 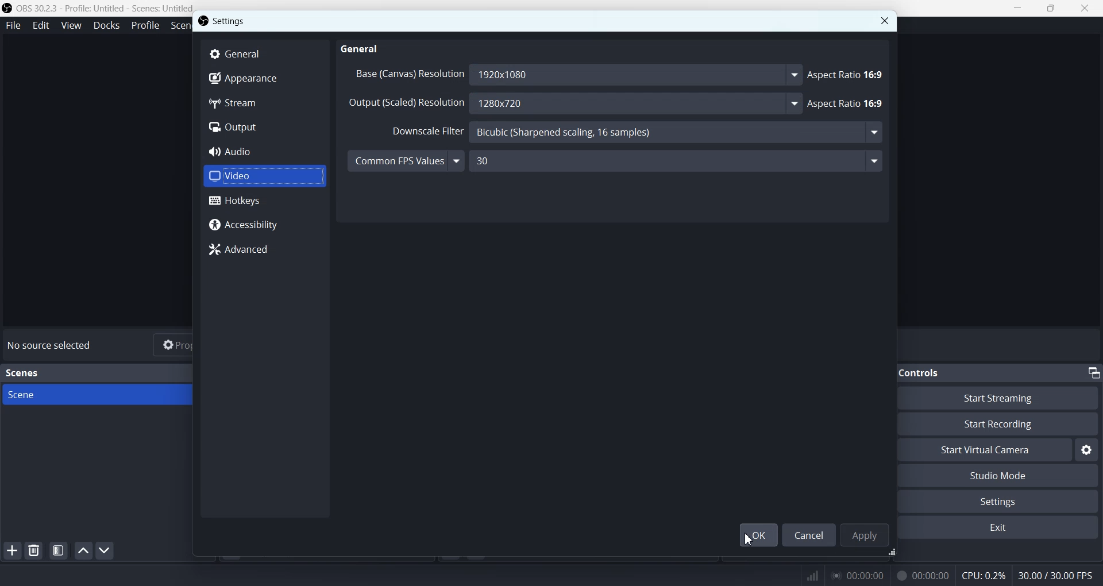 I want to click on Apply, so click(x=864, y=534).